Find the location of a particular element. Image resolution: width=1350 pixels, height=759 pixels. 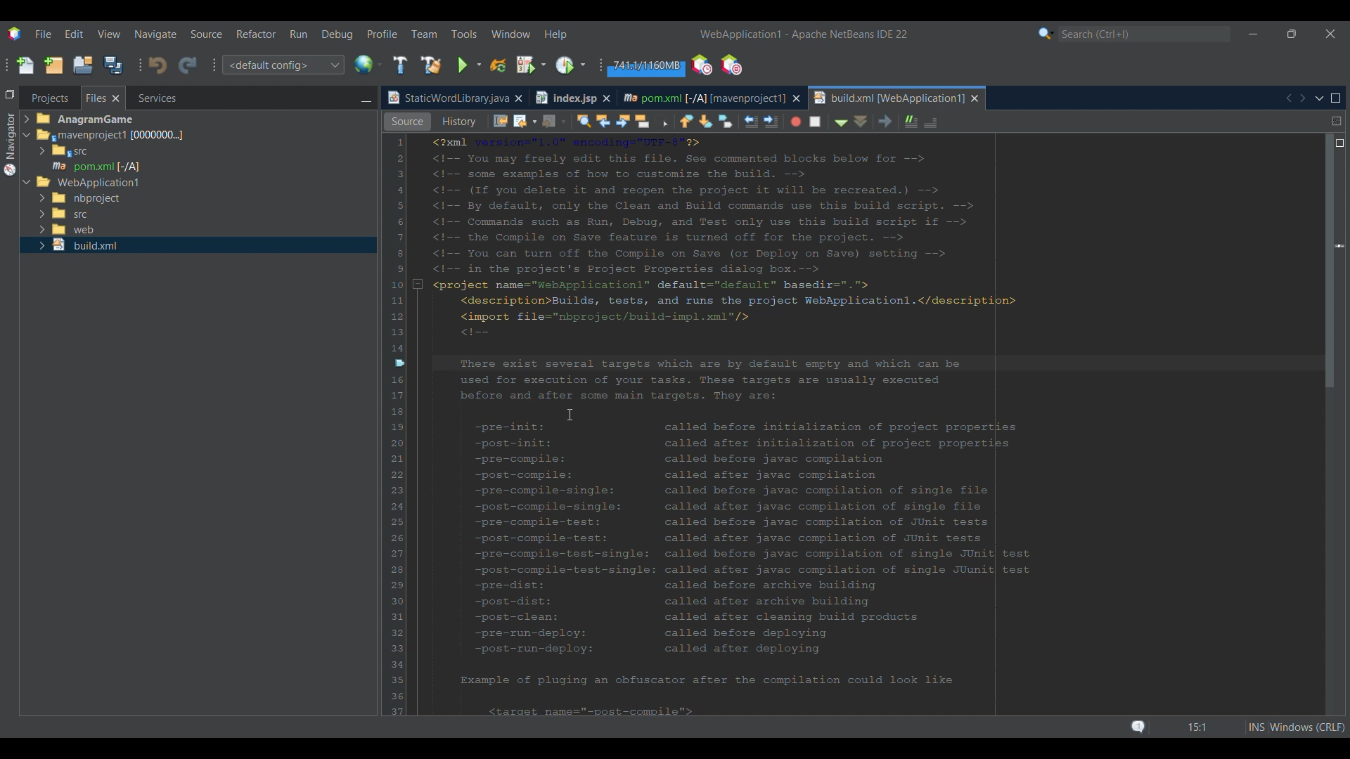

Source view is located at coordinates (407, 122).